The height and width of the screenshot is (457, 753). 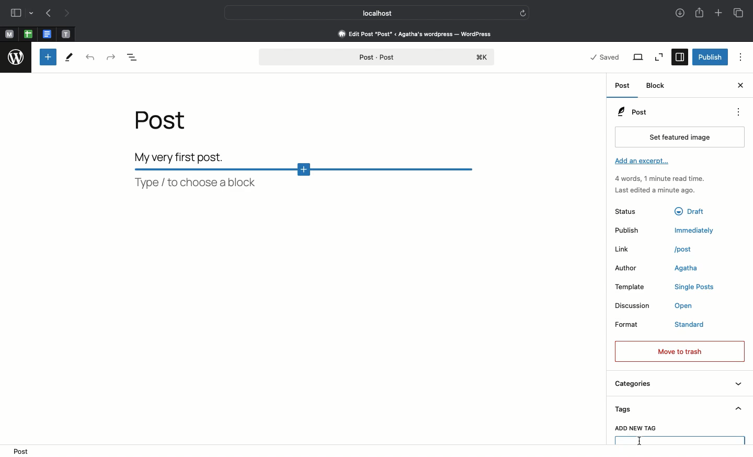 What do you see at coordinates (633, 305) in the screenshot?
I see `Discussion` at bounding box center [633, 305].